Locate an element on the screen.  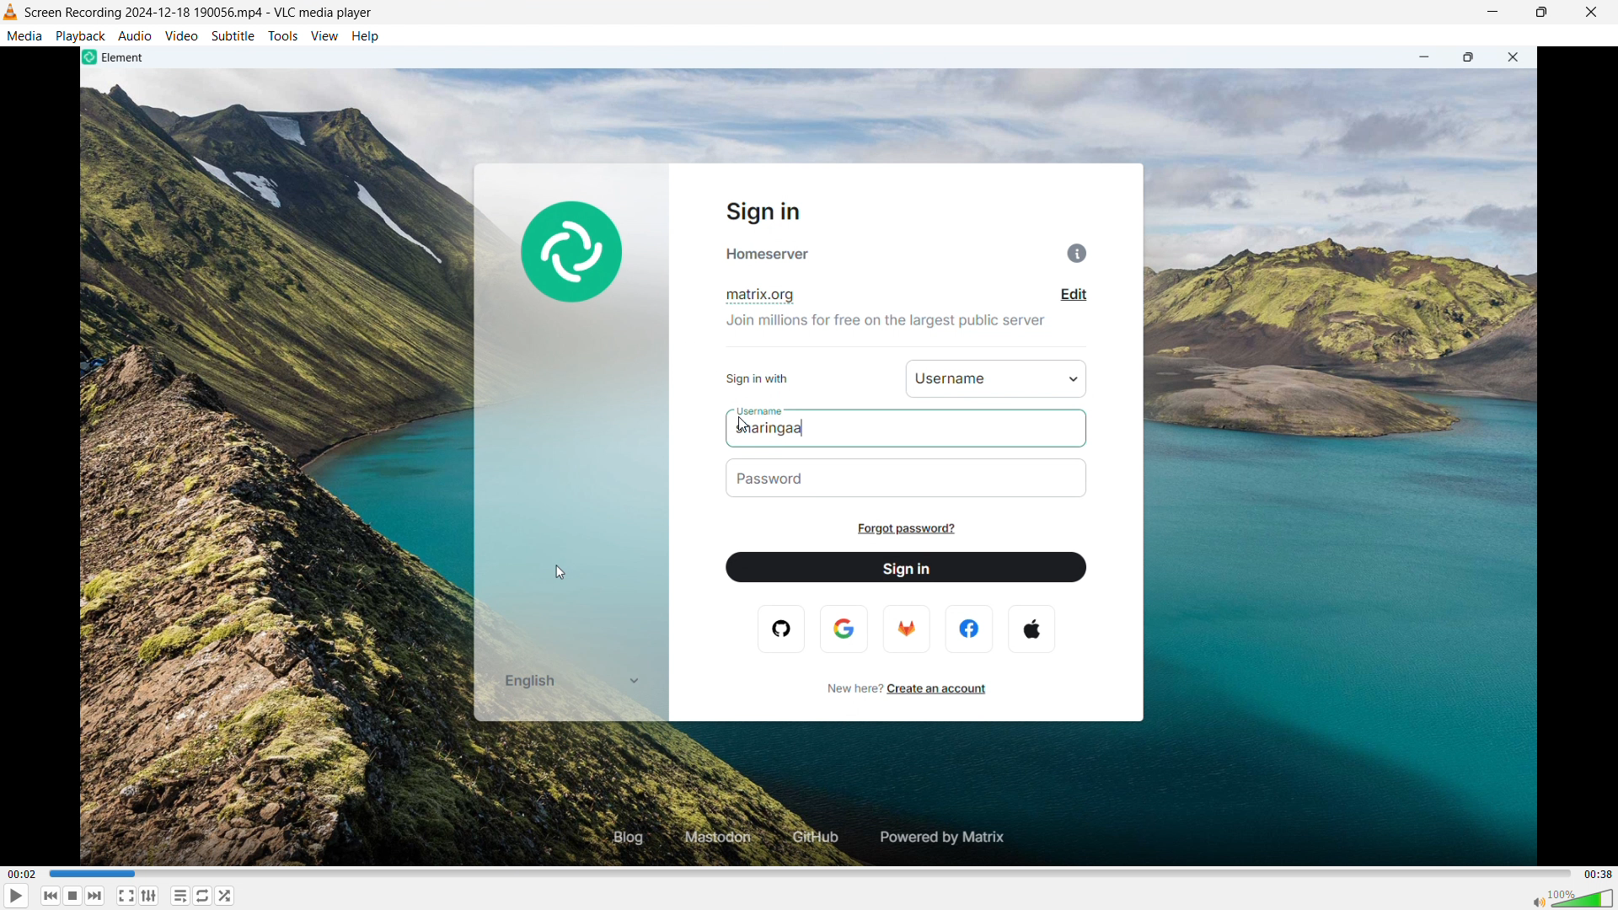
cursor is located at coordinates (742, 426).